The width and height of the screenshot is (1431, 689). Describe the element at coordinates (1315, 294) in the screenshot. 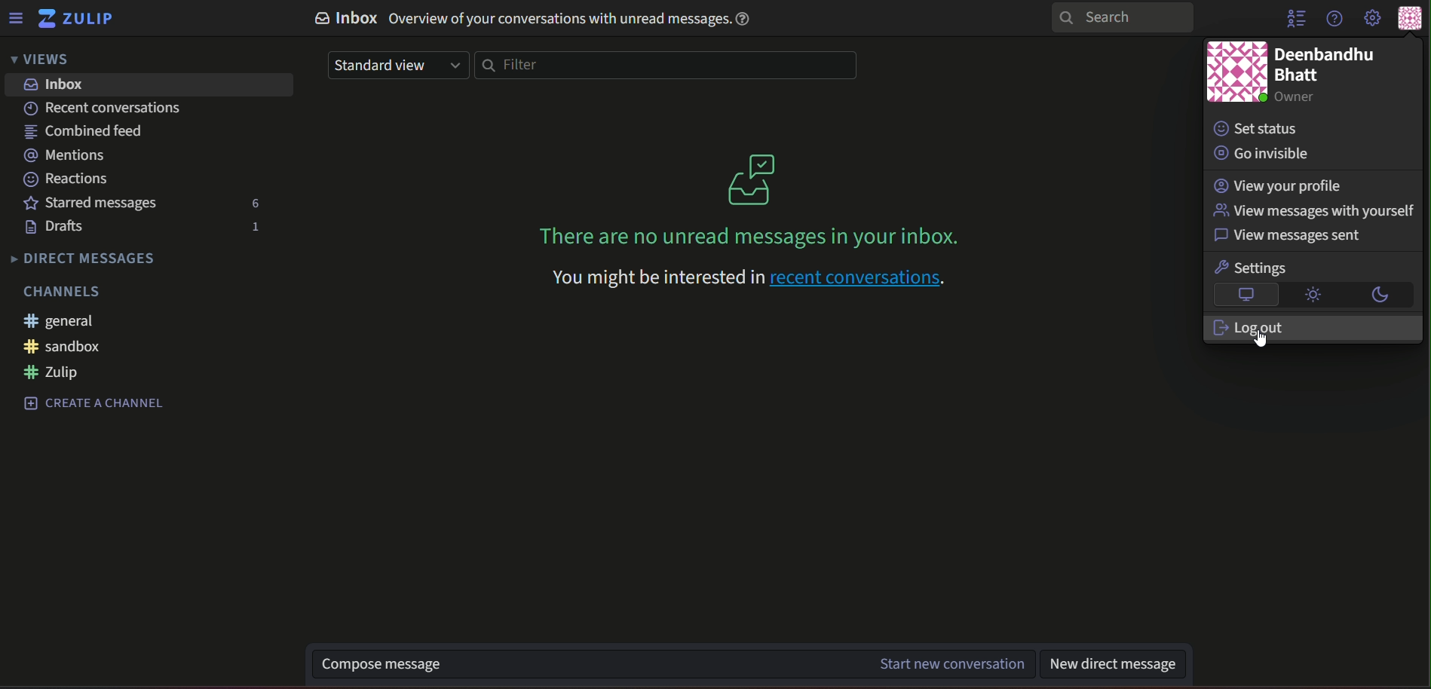

I see `brightness` at that location.